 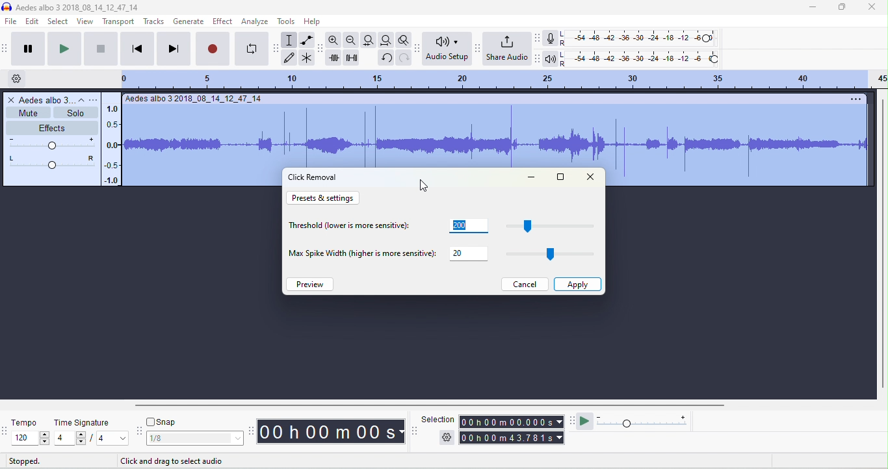 I want to click on , so click(x=57, y=100).